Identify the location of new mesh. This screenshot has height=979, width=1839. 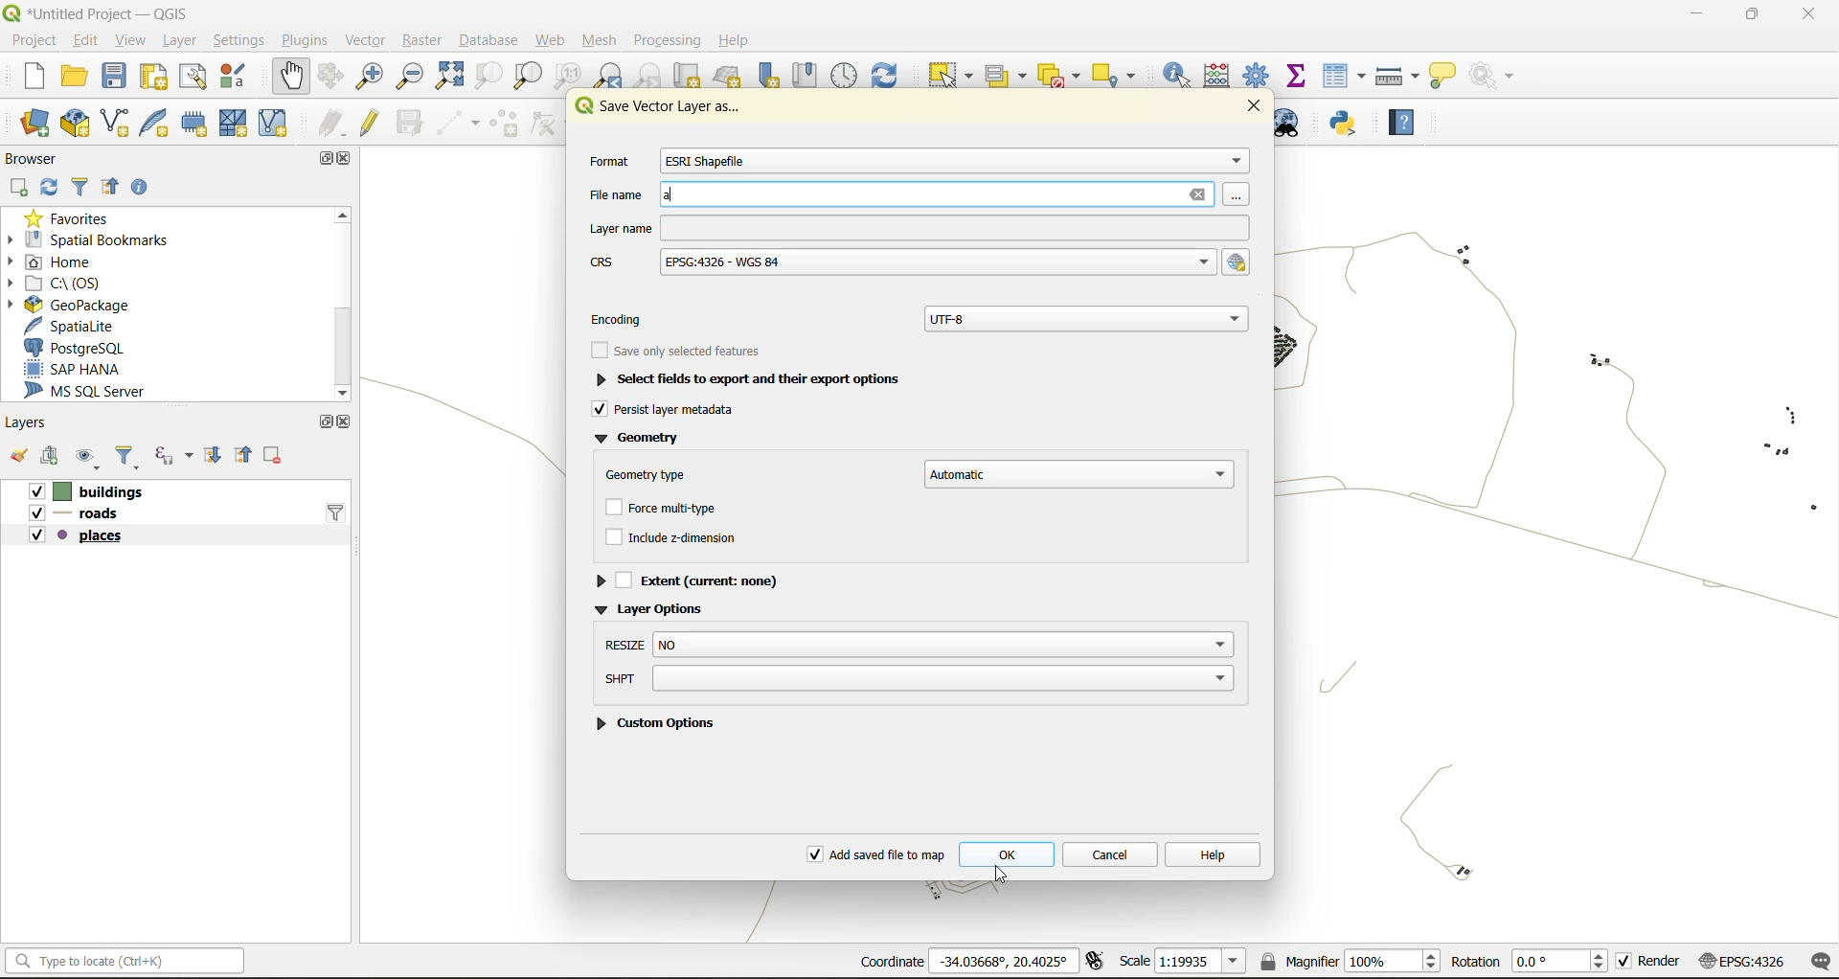
(232, 123).